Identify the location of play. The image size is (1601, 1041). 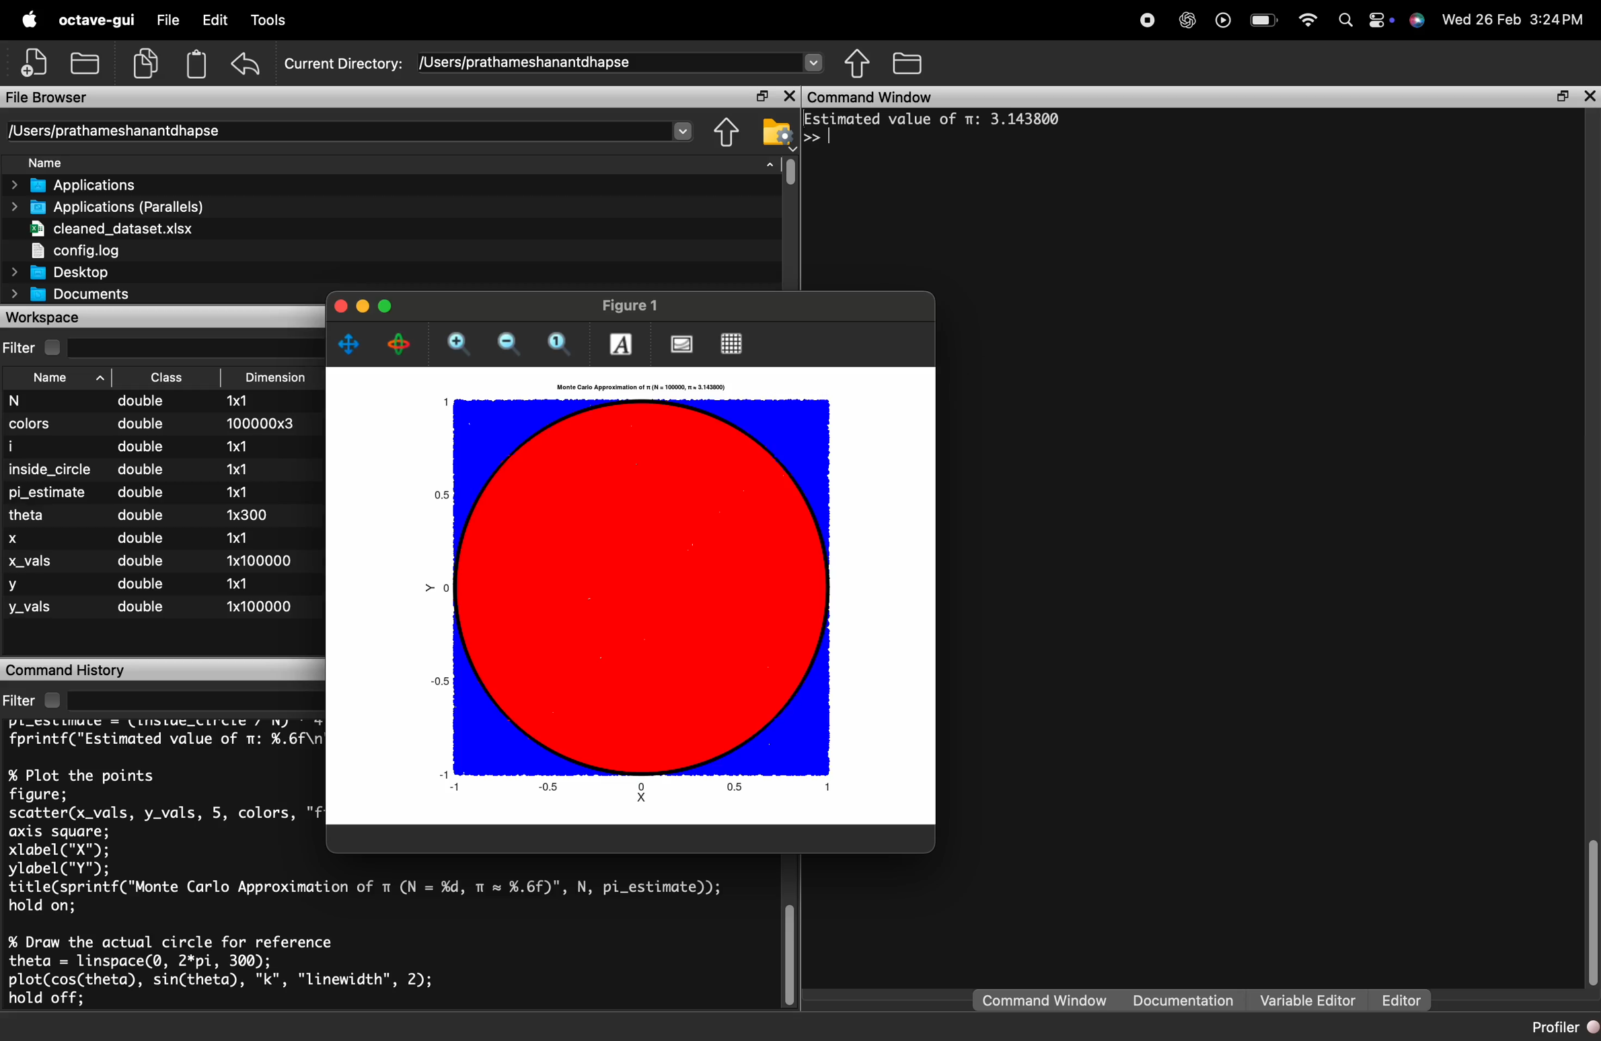
(1220, 21).